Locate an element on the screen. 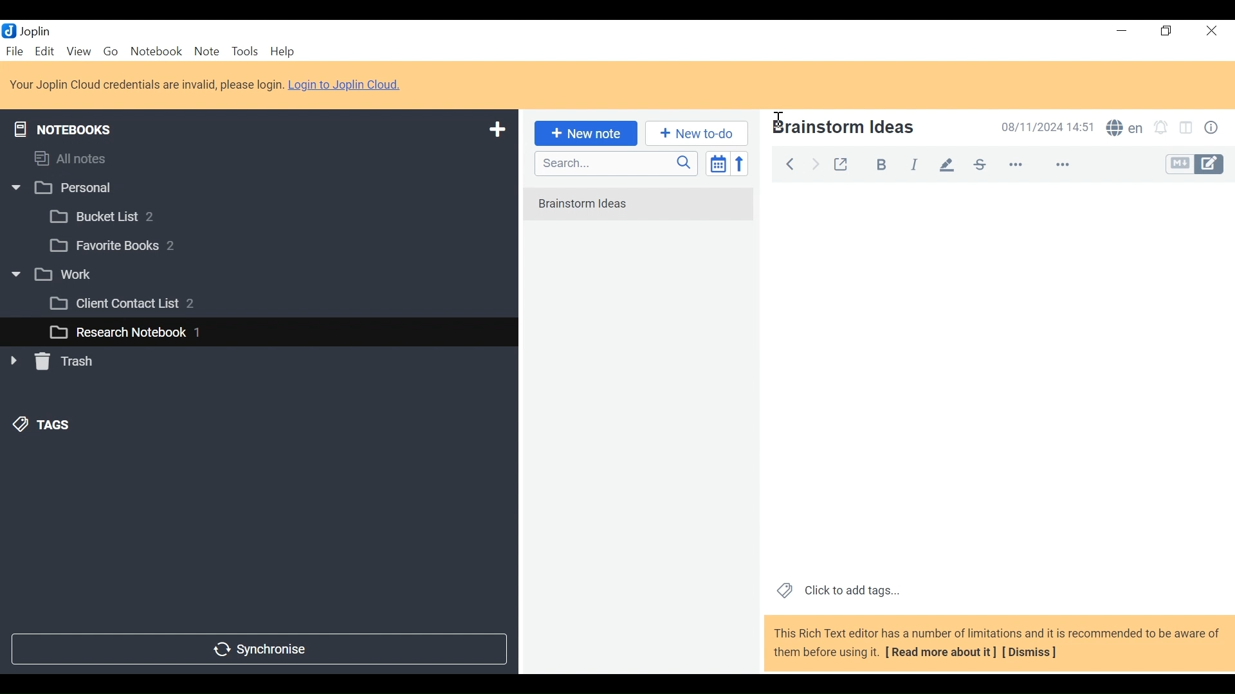 The height and width of the screenshot is (694, 1235). Forward is located at coordinates (816, 163).